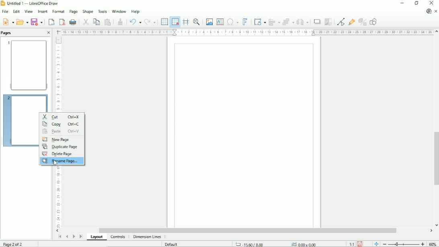 The width and height of the screenshot is (439, 247). Describe the element at coordinates (31, 4) in the screenshot. I see `Title` at that location.